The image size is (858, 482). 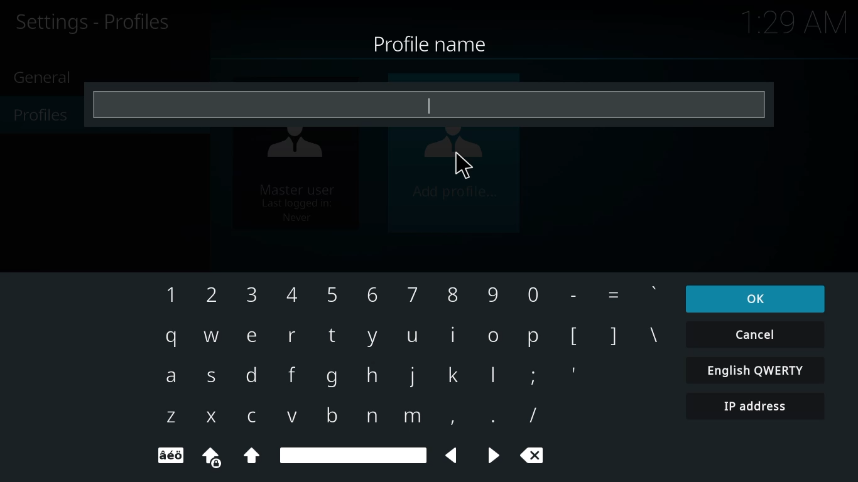 I want to click on profiles, so click(x=97, y=23).